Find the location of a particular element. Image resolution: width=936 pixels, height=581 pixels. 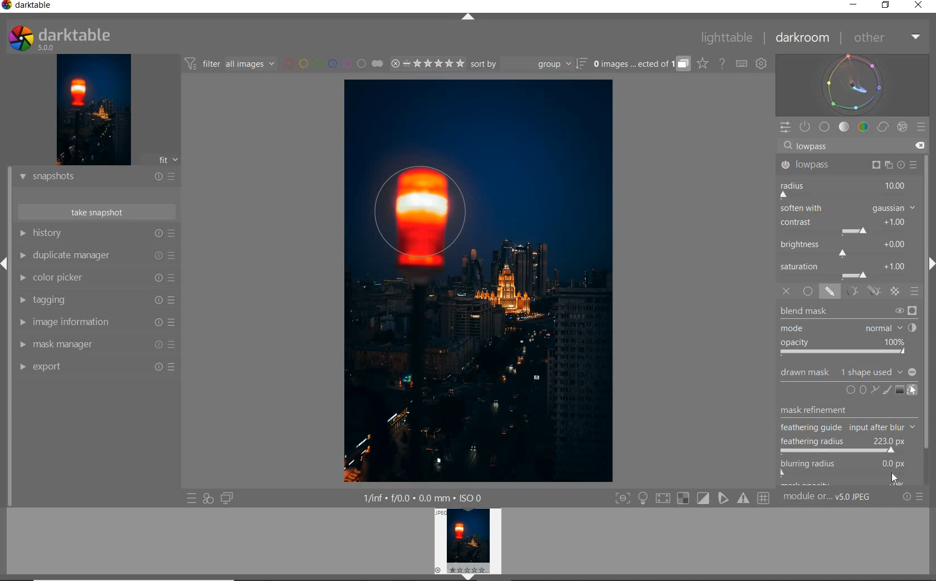

SCROLLBAR is located at coordinates (930, 318).